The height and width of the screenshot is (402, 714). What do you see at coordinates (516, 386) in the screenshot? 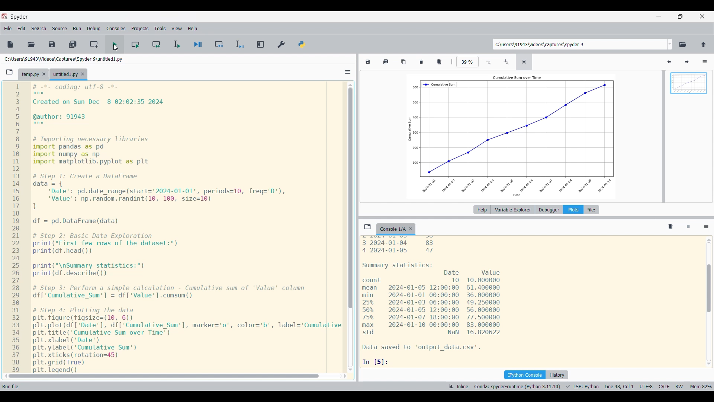
I see `interpreter` at bounding box center [516, 386].